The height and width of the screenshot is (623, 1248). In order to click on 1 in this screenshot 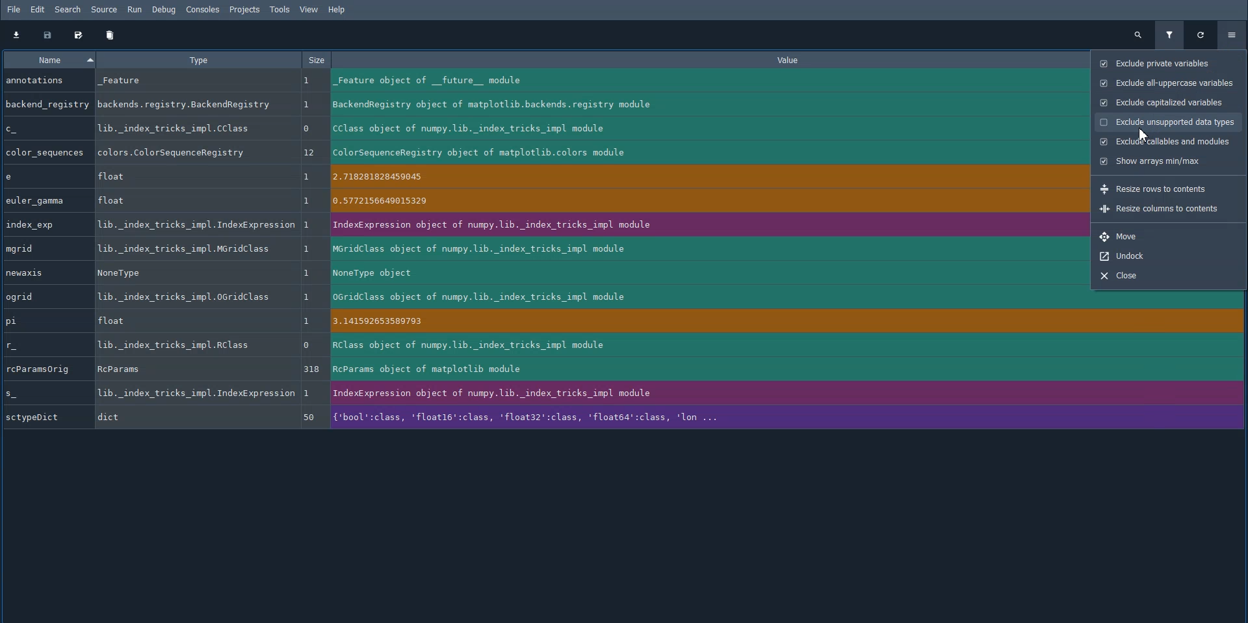, I will do `click(309, 392)`.